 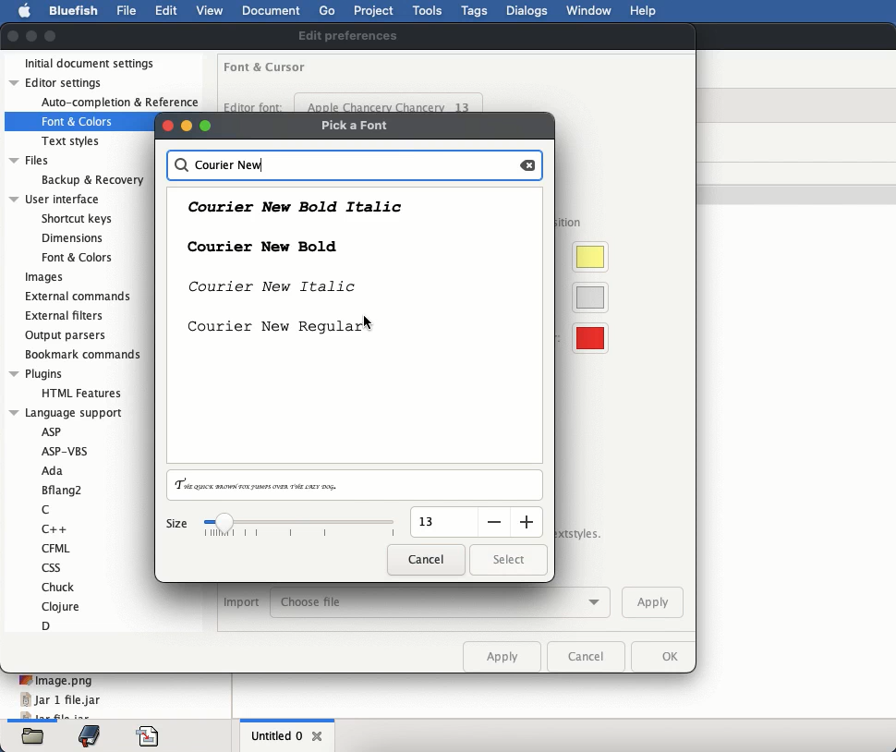 What do you see at coordinates (477, 521) in the screenshot?
I see `input` at bounding box center [477, 521].